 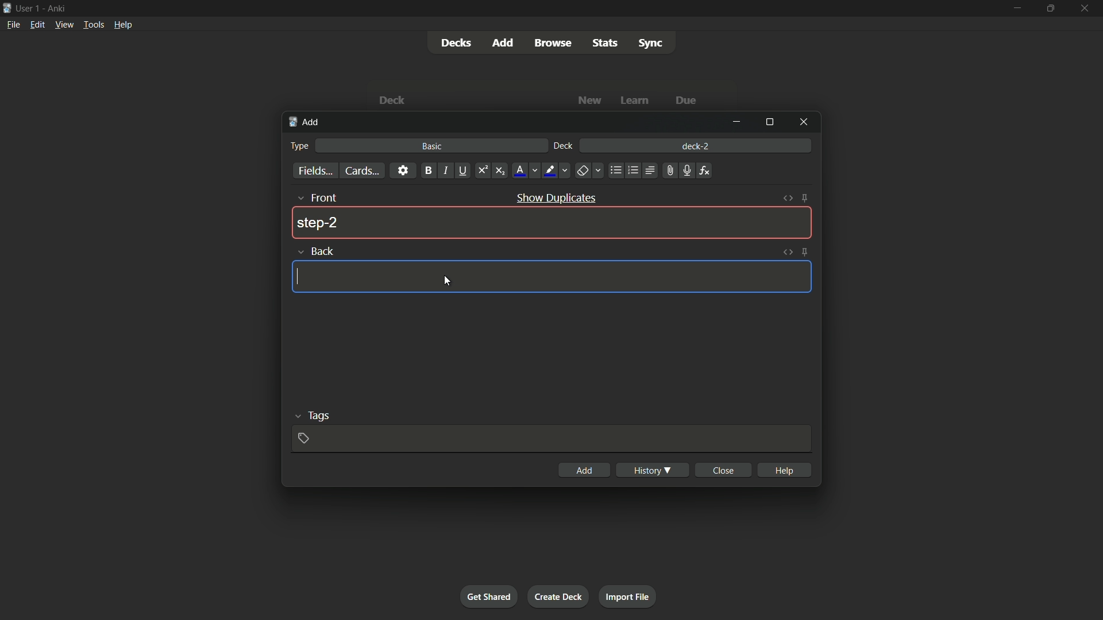 I want to click on record audio, so click(x=686, y=170).